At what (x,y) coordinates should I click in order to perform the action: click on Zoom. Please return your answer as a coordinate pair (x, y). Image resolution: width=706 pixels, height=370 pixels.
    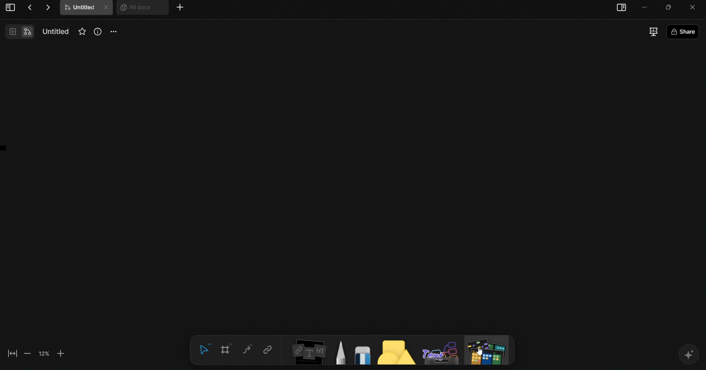
    Looking at the image, I should click on (35, 353).